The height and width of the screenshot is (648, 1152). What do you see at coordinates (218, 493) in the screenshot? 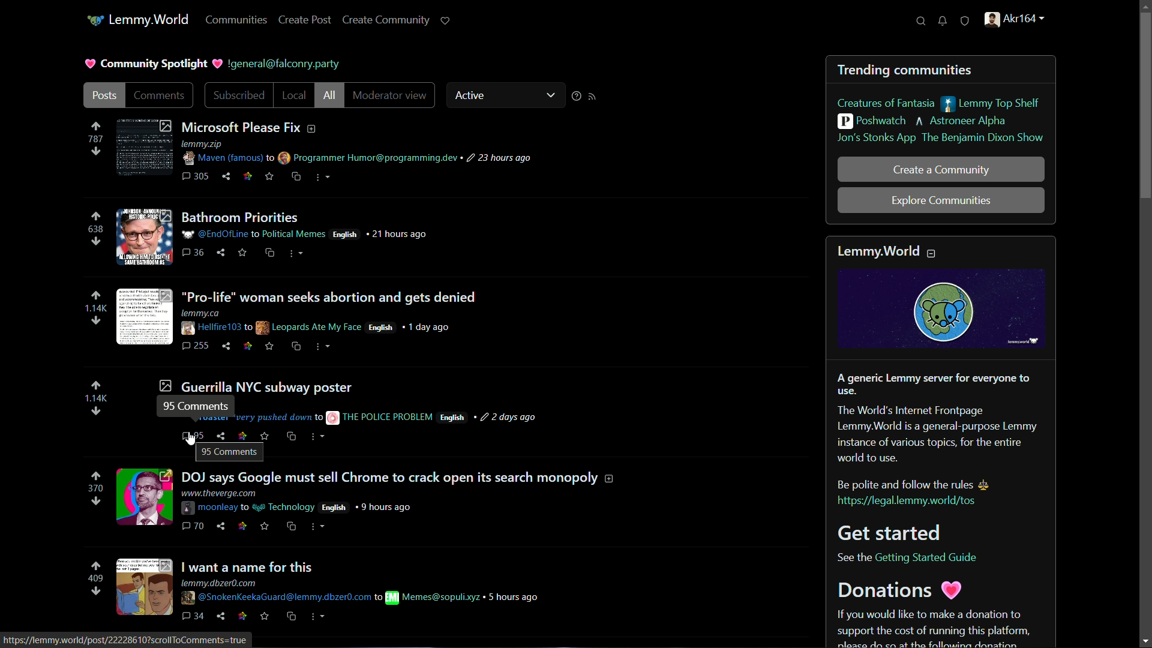
I see `www.theverge.com` at bounding box center [218, 493].